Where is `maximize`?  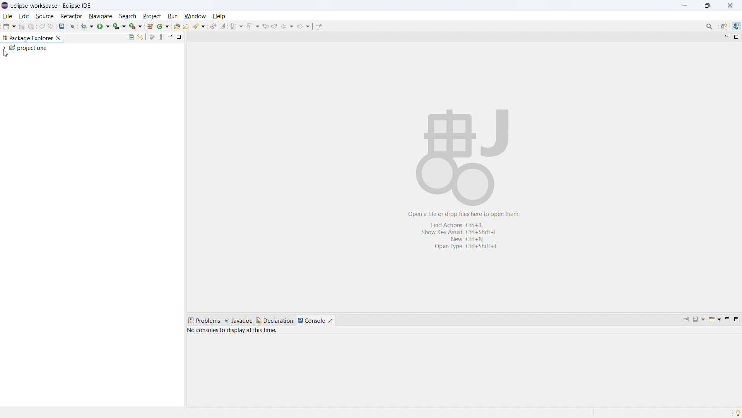 maximize is located at coordinates (736, 37).